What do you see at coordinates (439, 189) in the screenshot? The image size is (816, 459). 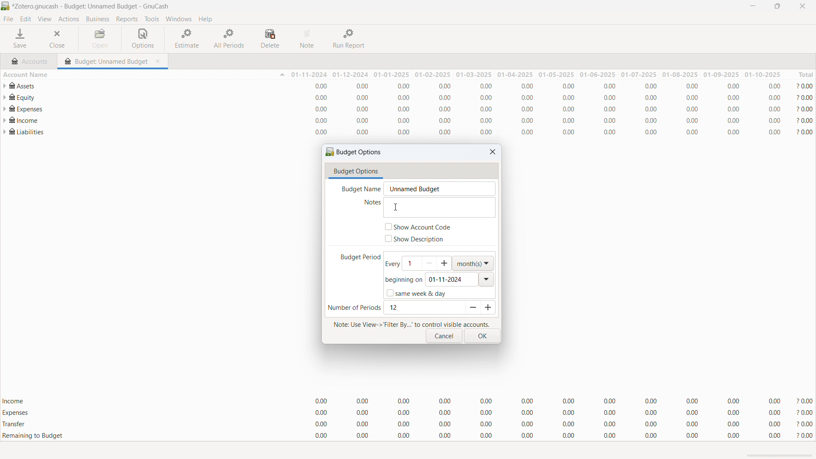 I see `budget name` at bounding box center [439, 189].